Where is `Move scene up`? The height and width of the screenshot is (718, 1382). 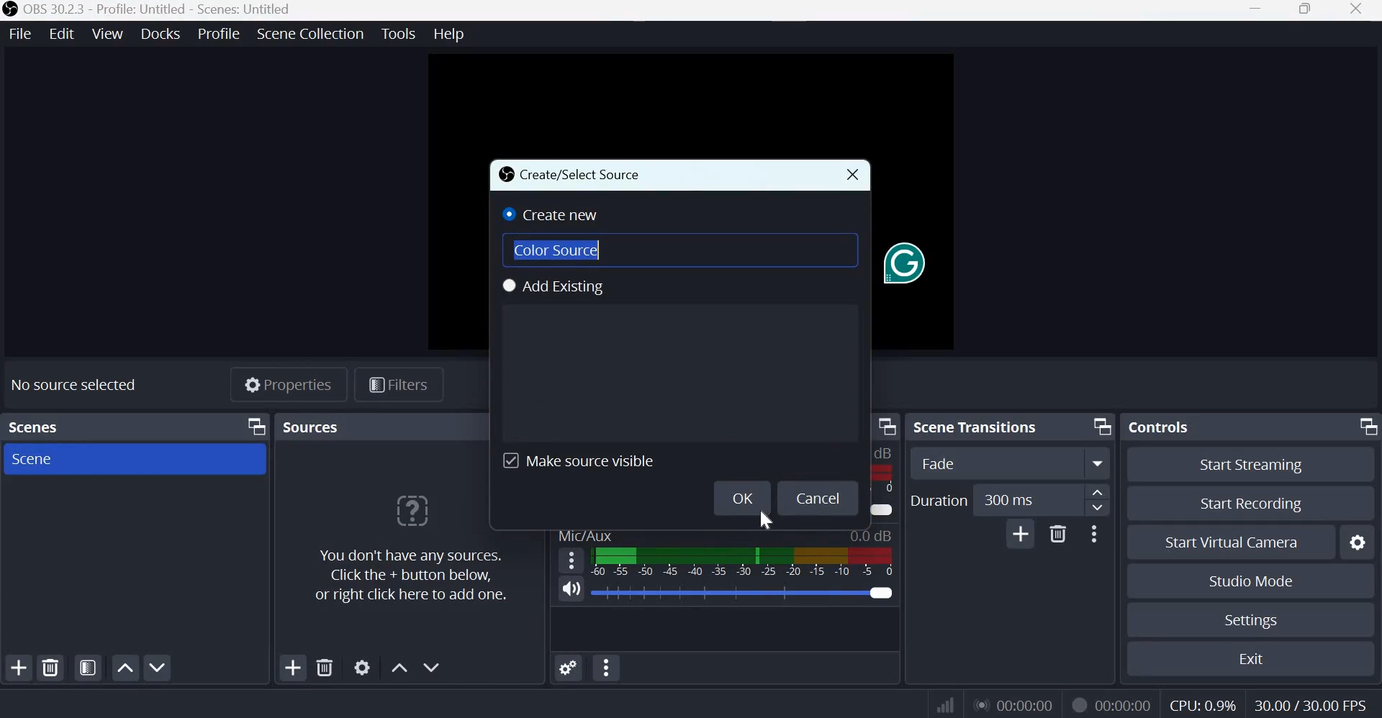 Move scene up is located at coordinates (125, 668).